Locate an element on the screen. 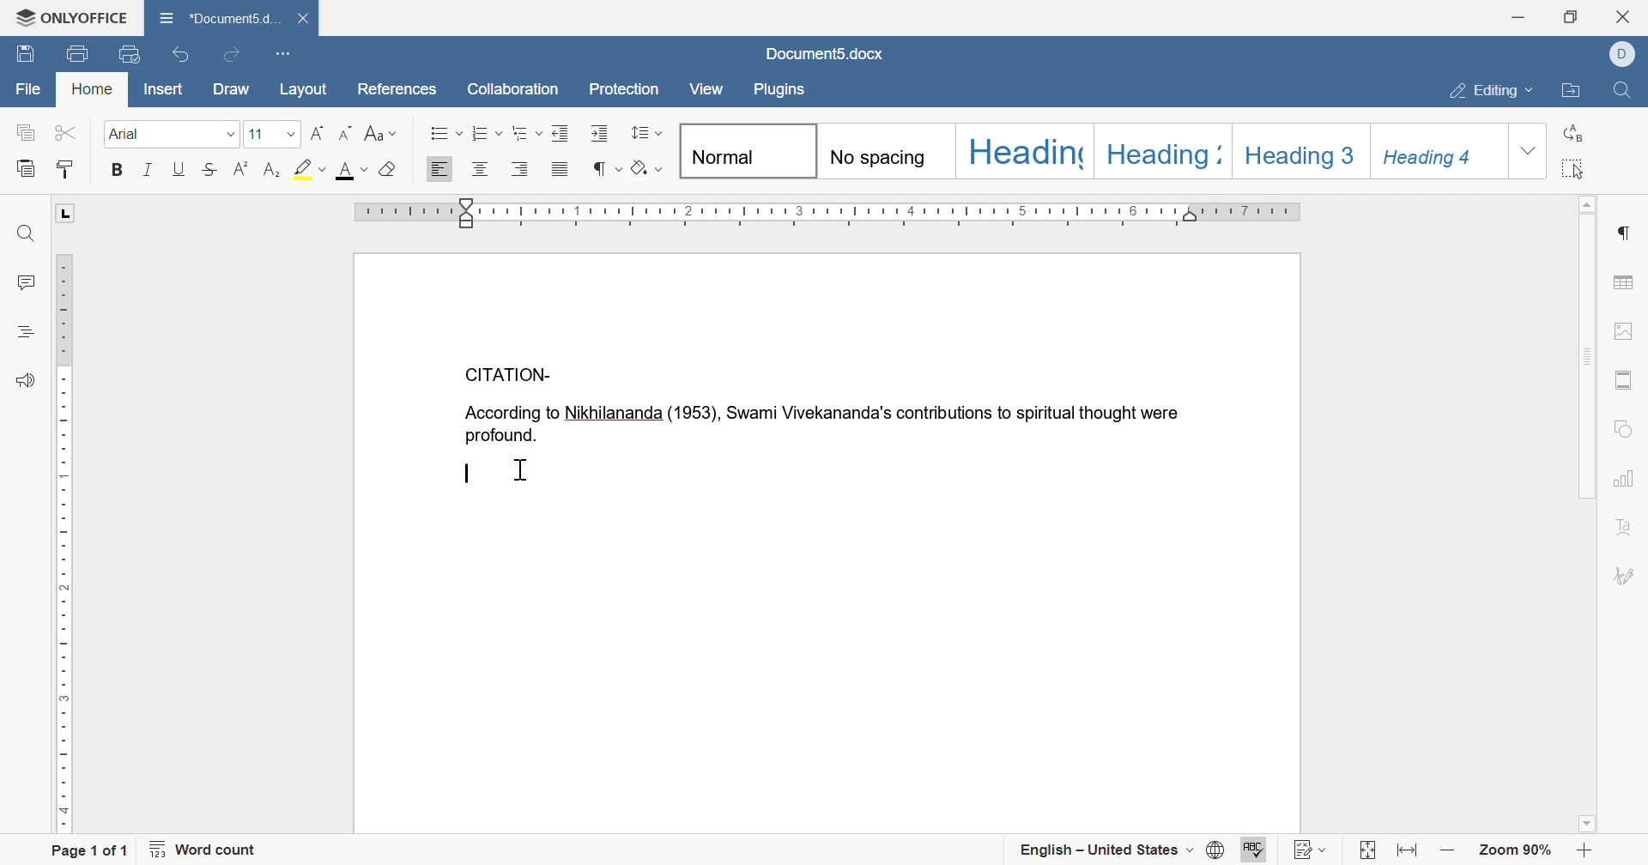 The image size is (1648, 865). text art settings is located at coordinates (1627, 529).